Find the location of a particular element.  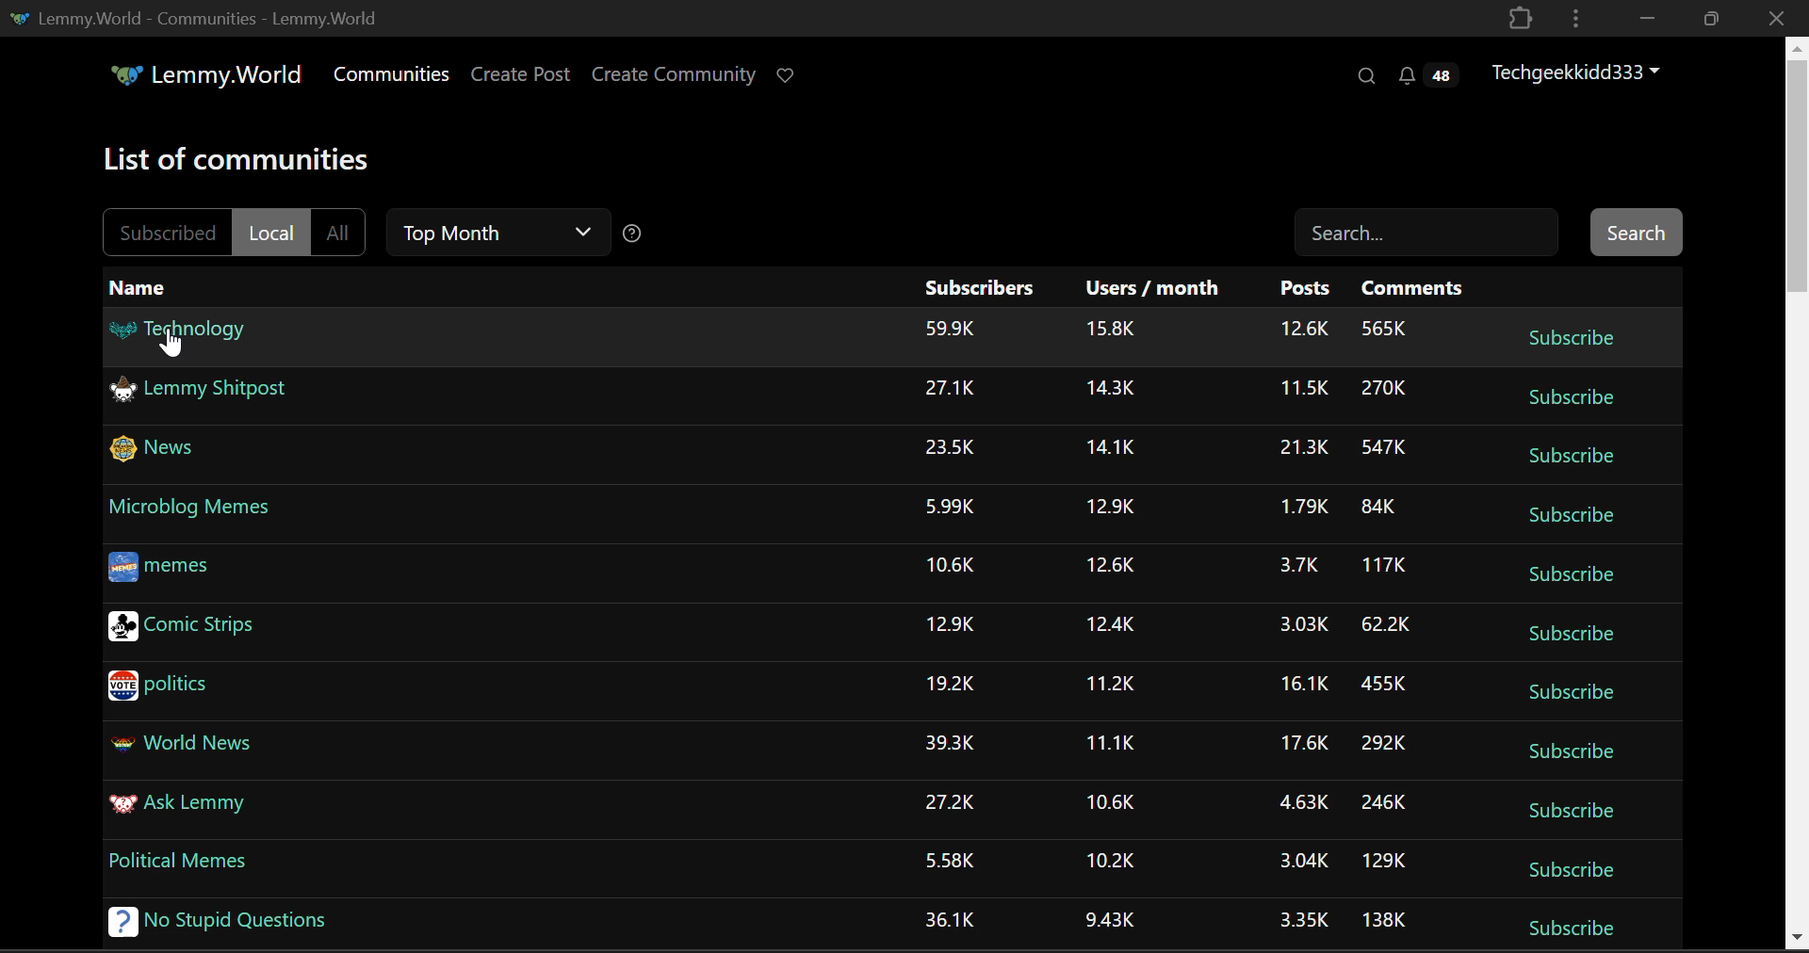

Comic Strips is located at coordinates (183, 628).